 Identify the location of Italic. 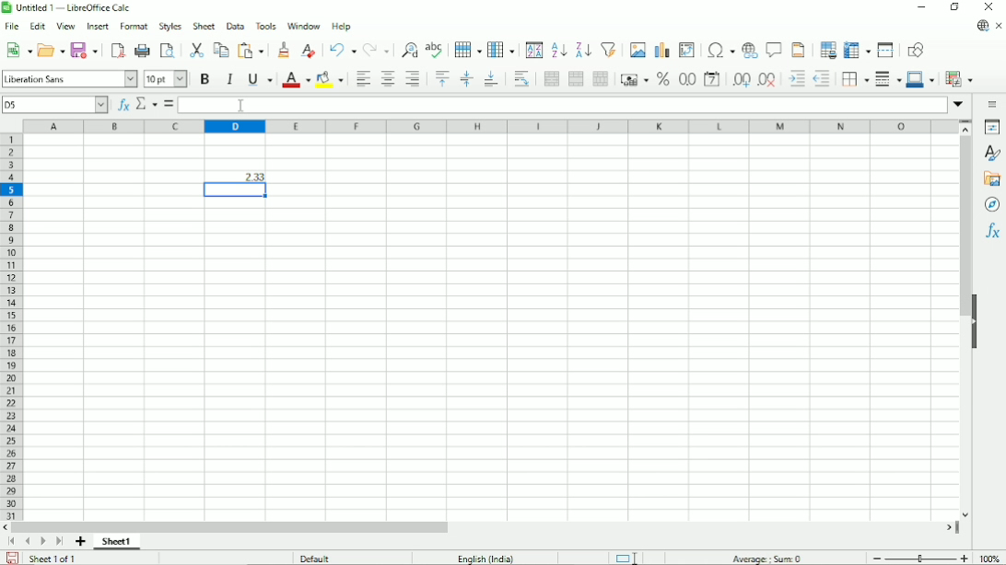
(229, 79).